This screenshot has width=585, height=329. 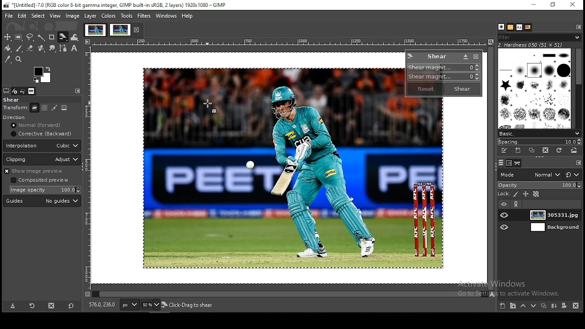 I want to click on configure this tab, so click(x=579, y=27).